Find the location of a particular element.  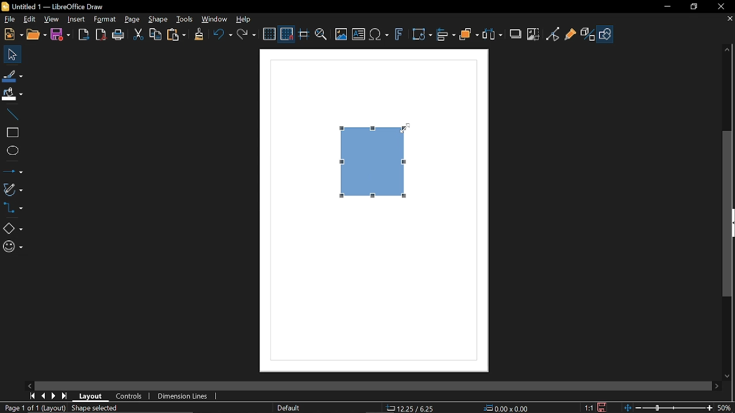

0.00x0.00 (Object Size) is located at coordinates (505, 408).